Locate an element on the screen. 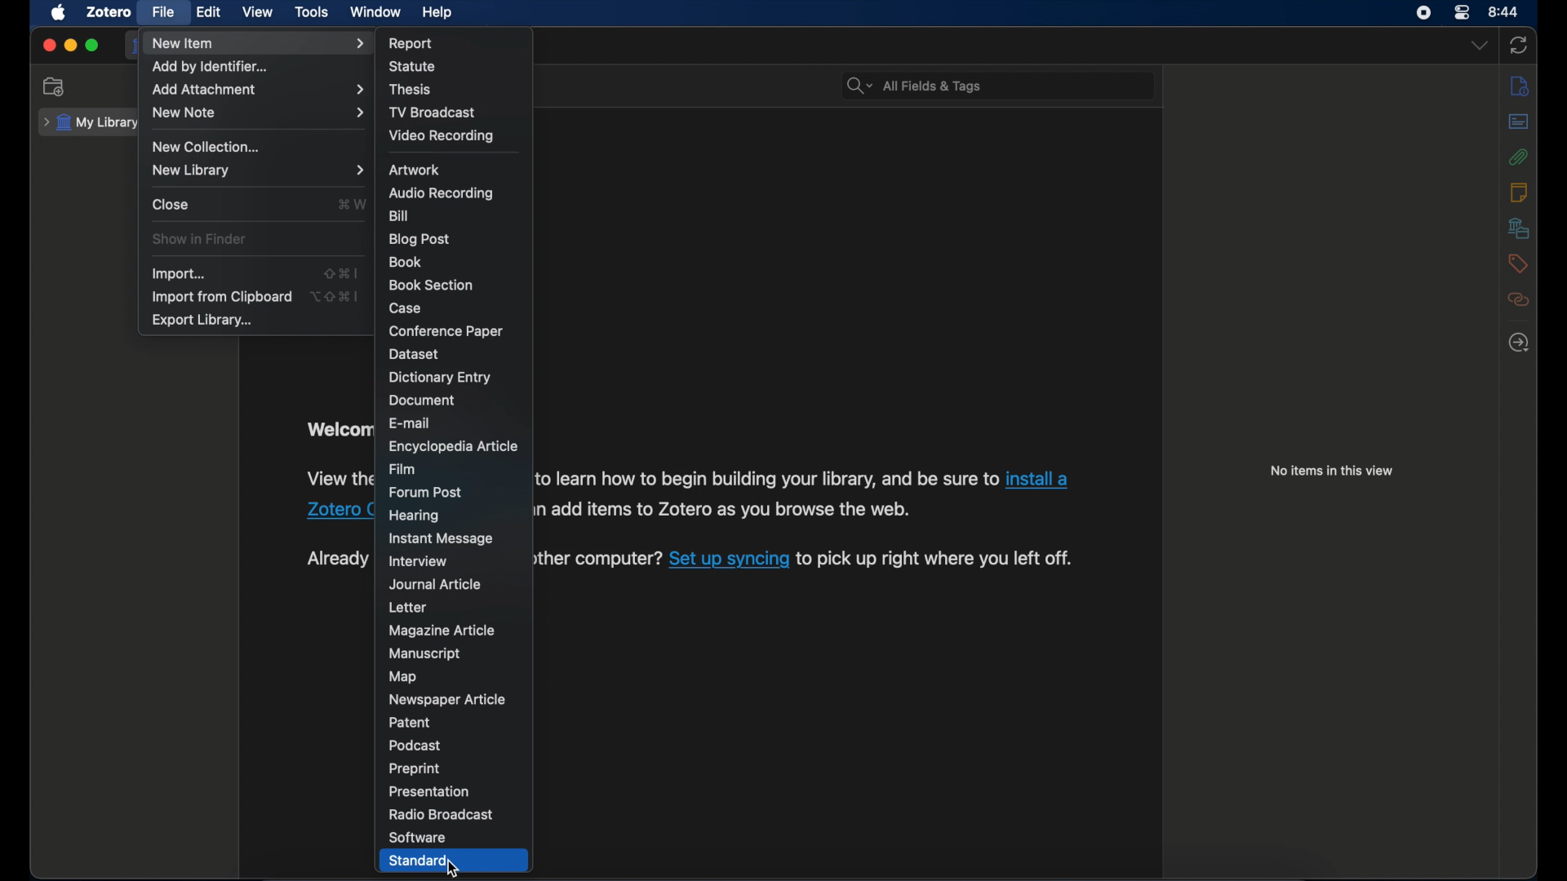 This screenshot has width=1567, height=881. manuscript is located at coordinates (426, 653).